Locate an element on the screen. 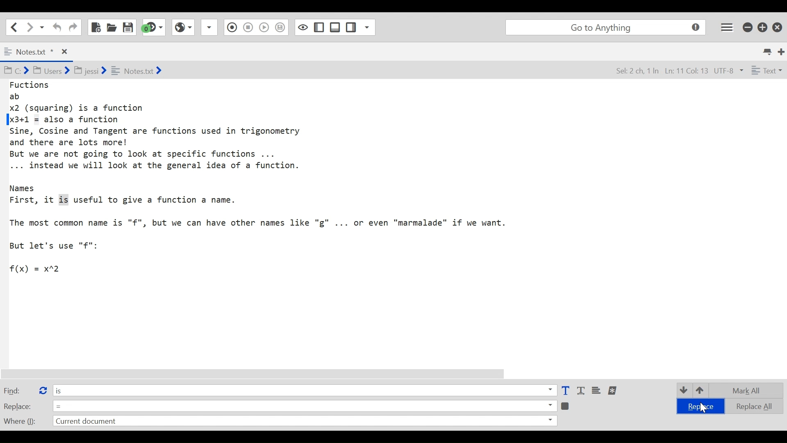  Show specific Sidepane is located at coordinates (360, 27).